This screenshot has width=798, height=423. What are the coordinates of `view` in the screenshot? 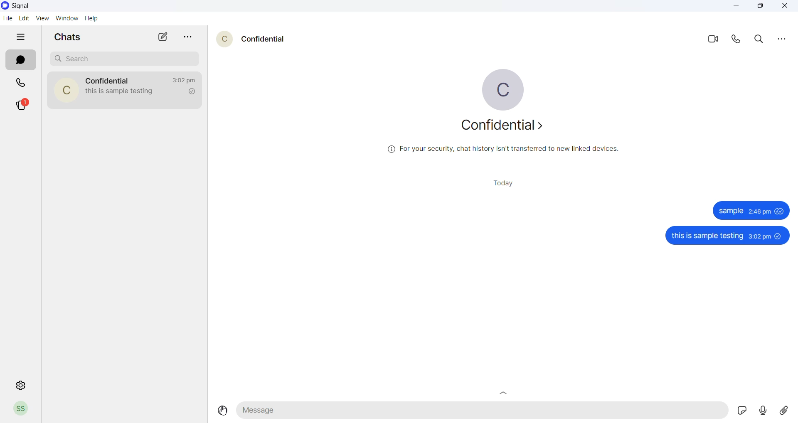 It's located at (44, 18).